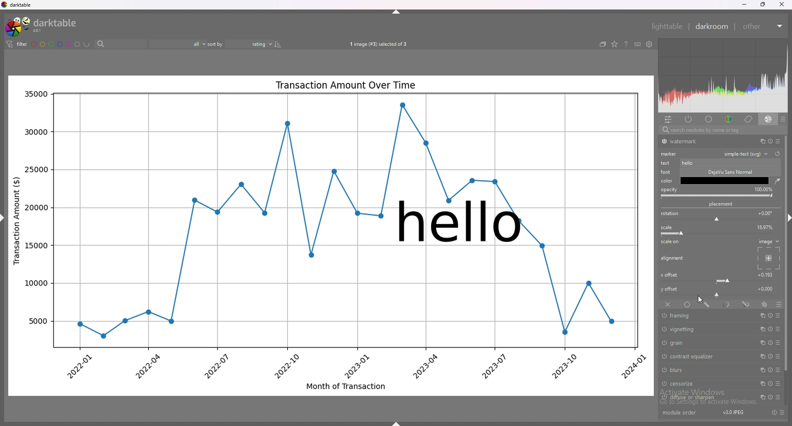 This screenshot has width=792, height=426. Describe the element at coordinates (701, 300) in the screenshot. I see `cursor` at that location.